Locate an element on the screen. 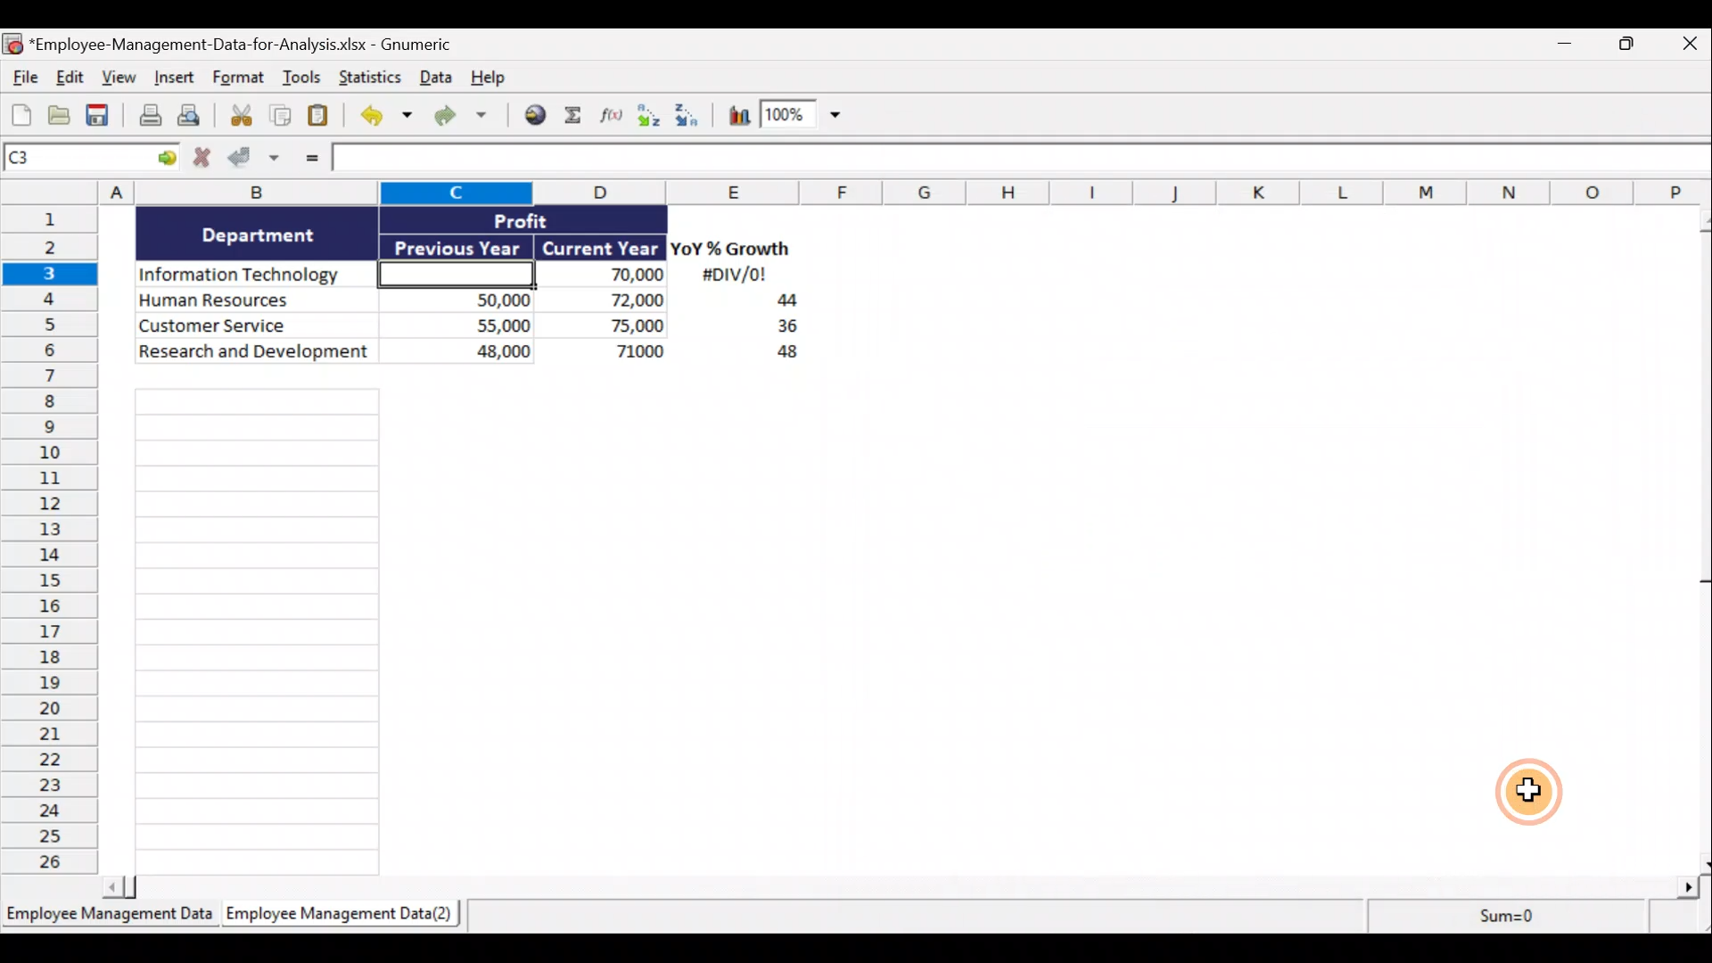  Edit is located at coordinates (69, 78).